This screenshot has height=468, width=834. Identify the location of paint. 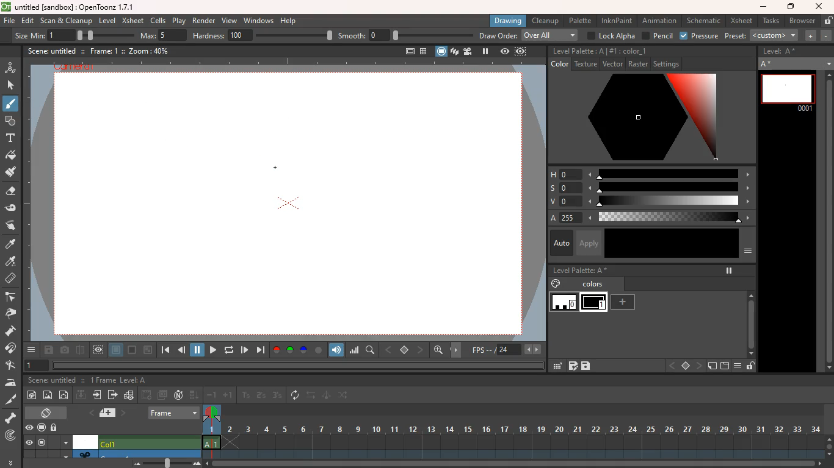
(34, 395).